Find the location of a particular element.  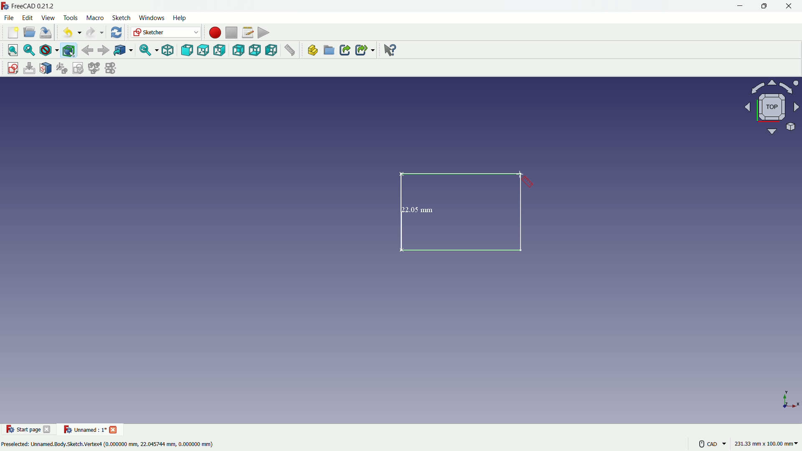

start macros is located at coordinates (213, 32).